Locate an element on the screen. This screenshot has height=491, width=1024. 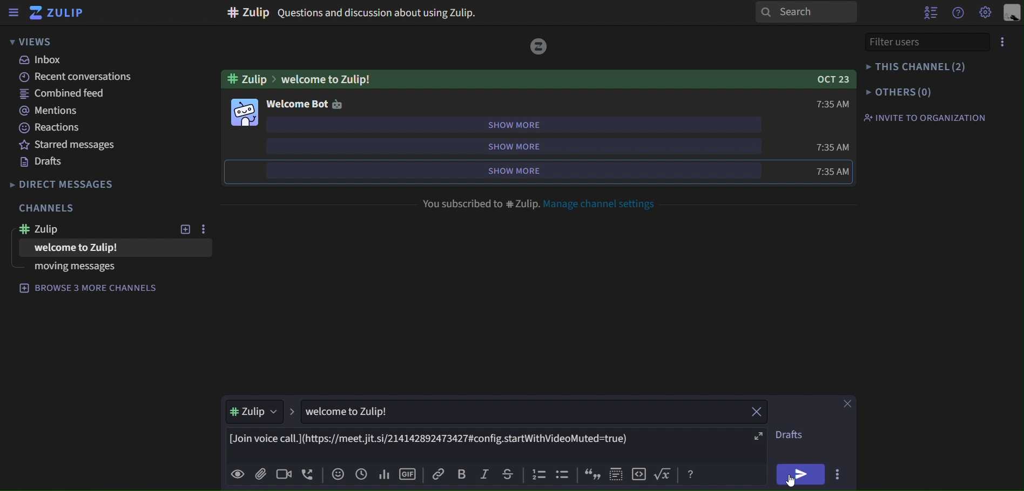
7:35 AM is located at coordinates (832, 158).